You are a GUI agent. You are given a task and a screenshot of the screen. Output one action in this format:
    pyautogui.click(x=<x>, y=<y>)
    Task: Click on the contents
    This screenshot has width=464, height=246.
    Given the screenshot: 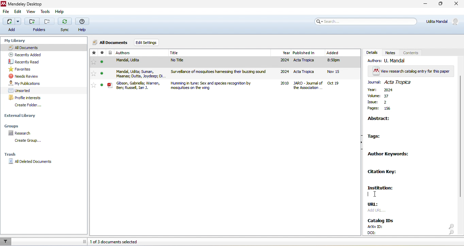 What is the action you would take?
    pyautogui.click(x=411, y=52)
    